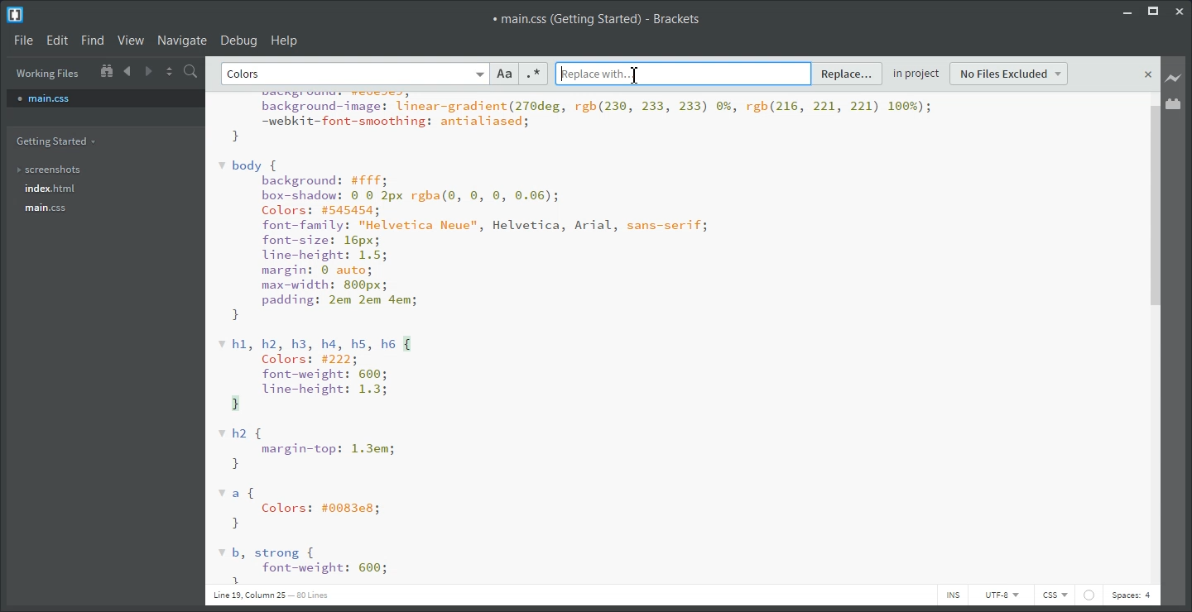  What do you see at coordinates (59, 189) in the screenshot?
I see `index.html` at bounding box center [59, 189].